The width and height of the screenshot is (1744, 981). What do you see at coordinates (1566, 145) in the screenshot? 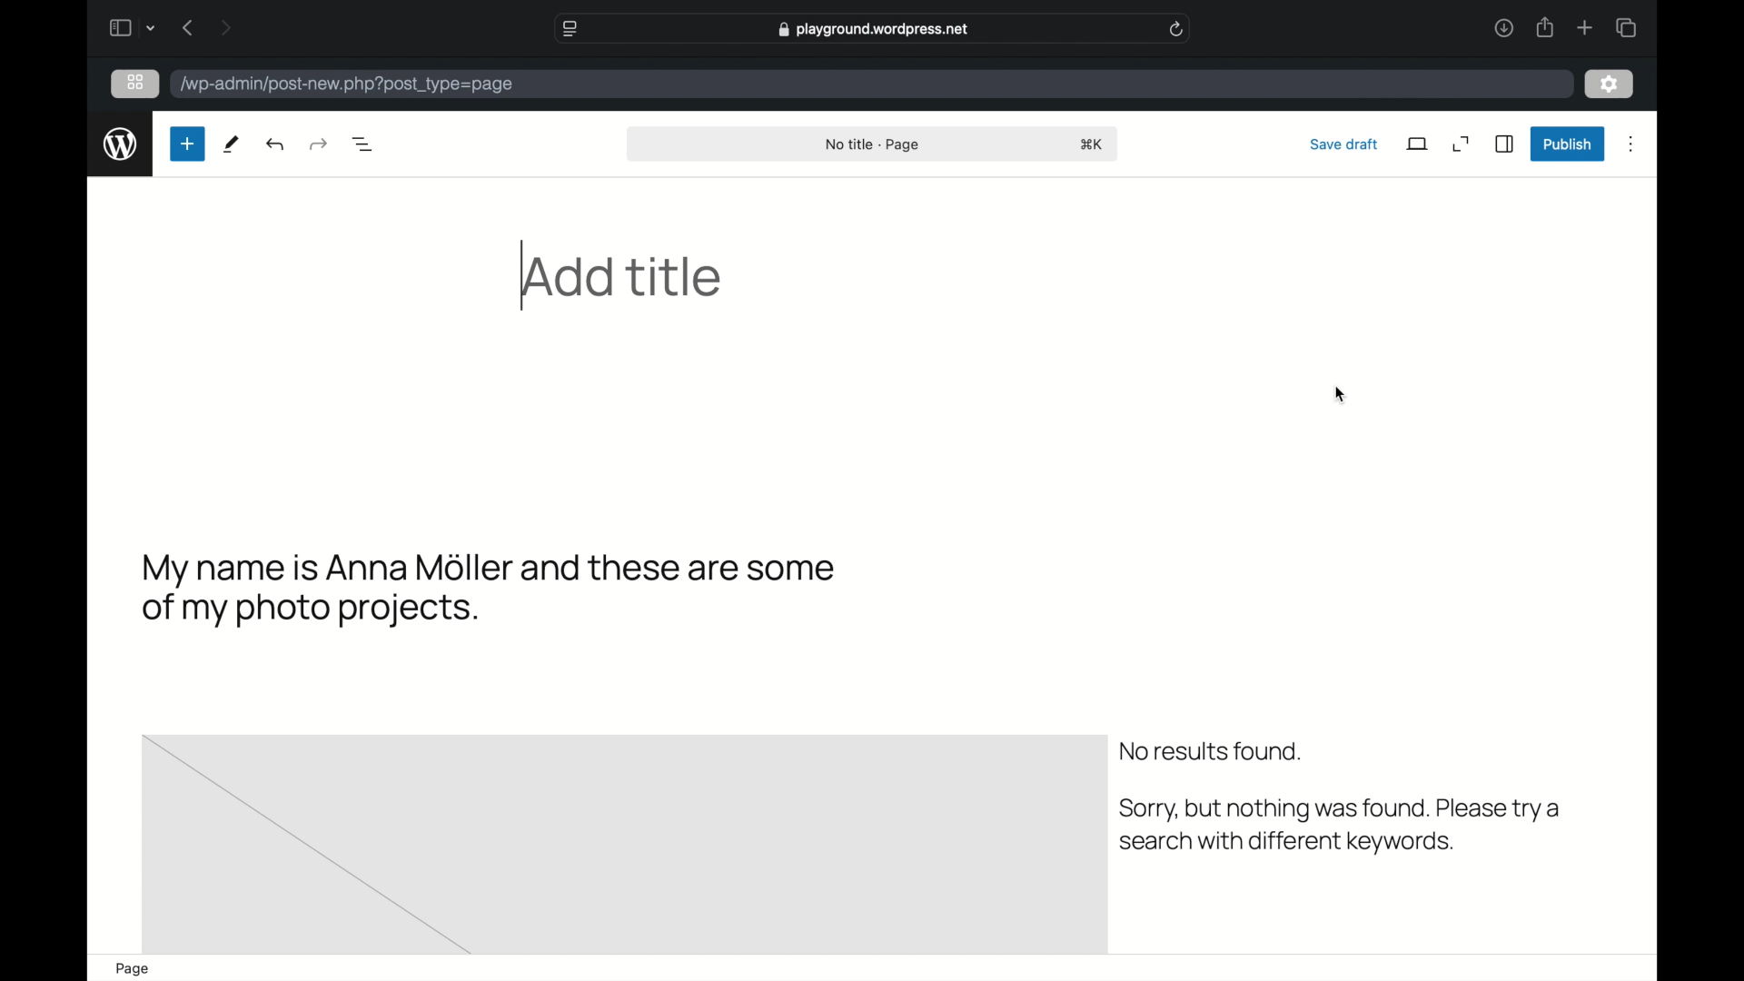
I see `publish` at bounding box center [1566, 145].